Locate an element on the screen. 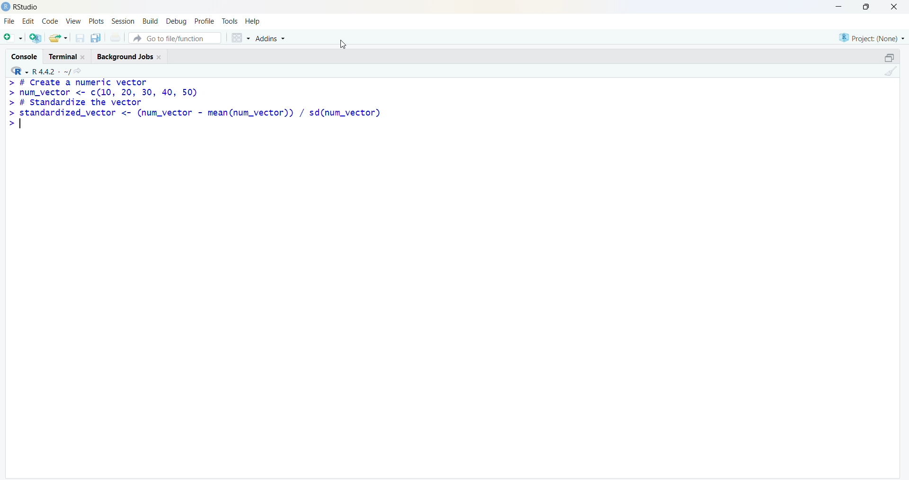 The height and width of the screenshot is (480, 909). open in separate window is located at coordinates (891, 57).